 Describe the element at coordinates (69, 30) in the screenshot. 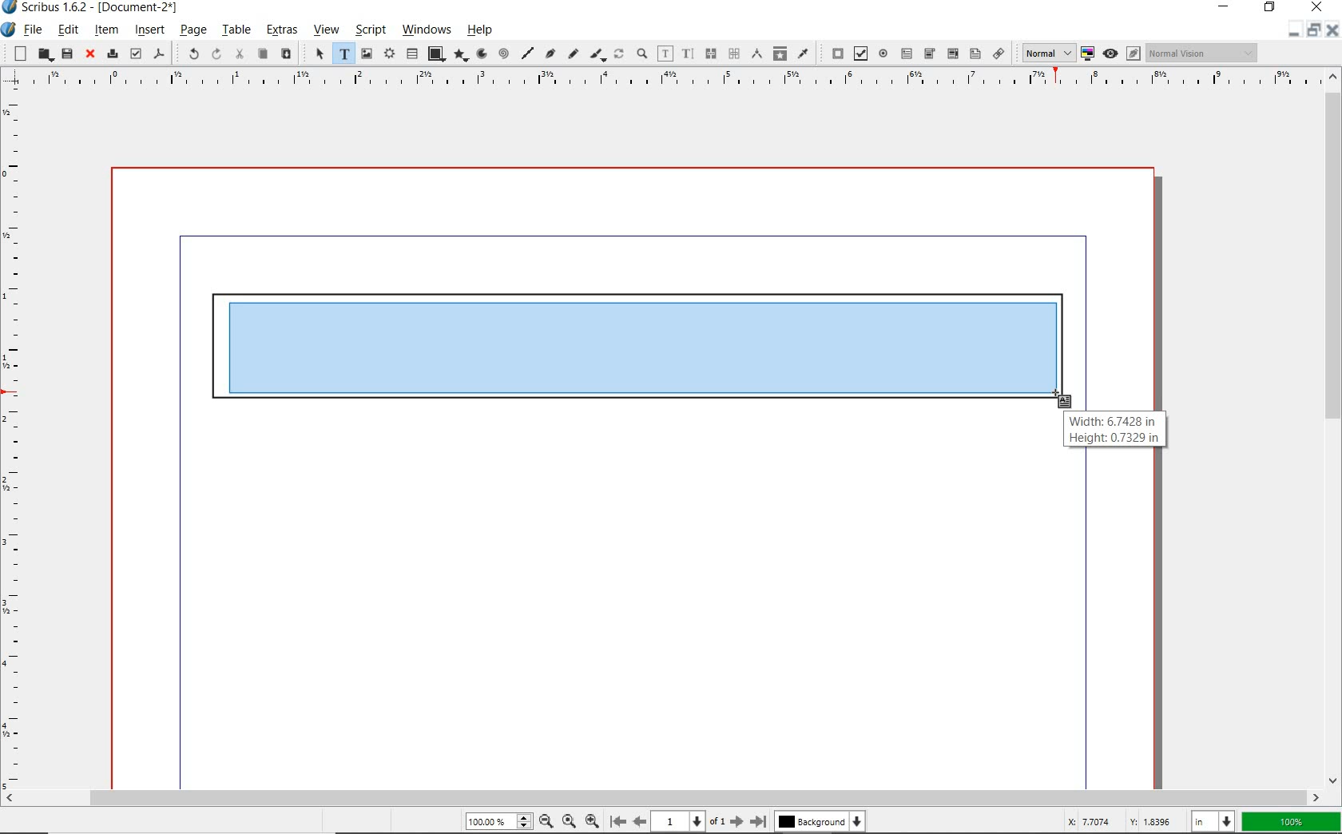

I see `edit` at that location.